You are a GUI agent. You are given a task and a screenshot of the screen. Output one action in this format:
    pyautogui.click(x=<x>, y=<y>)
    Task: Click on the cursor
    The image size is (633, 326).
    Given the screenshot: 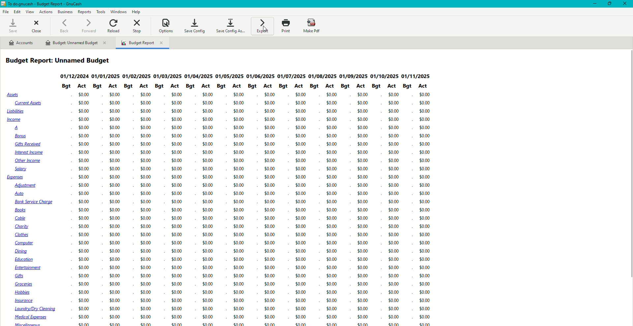 What is the action you would take?
    pyautogui.click(x=268, y=31)
    